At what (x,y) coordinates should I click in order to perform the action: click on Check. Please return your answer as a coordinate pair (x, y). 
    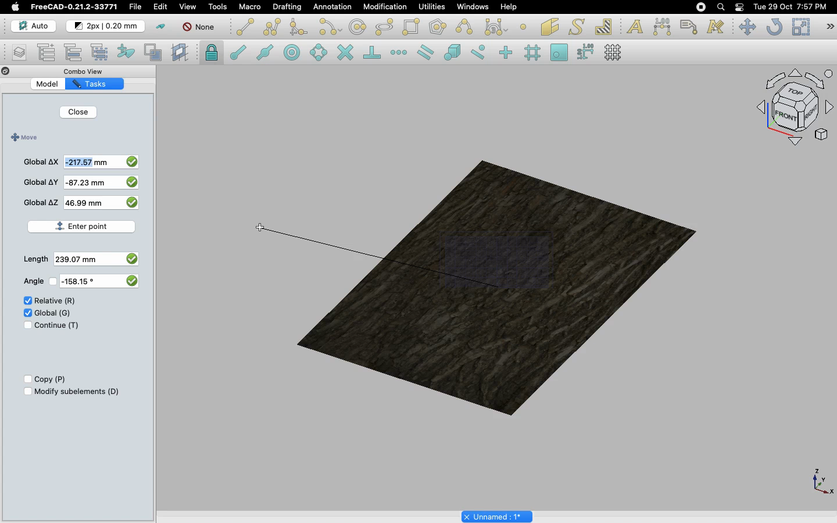
    Looking at the image, I should click on (27, 312).